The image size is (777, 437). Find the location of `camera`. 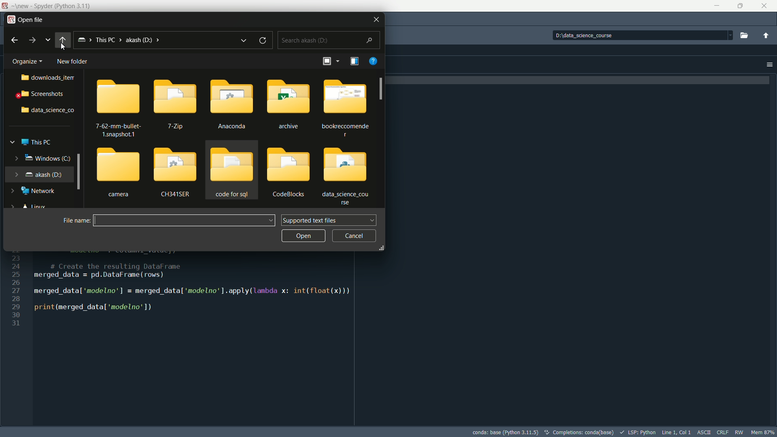

camera is located at coordinates (117, 174).